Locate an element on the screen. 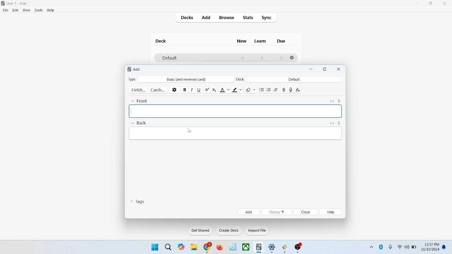 The height and width of the screenshot is (254, 452). remove formatting is located at coordinates (251, 89).